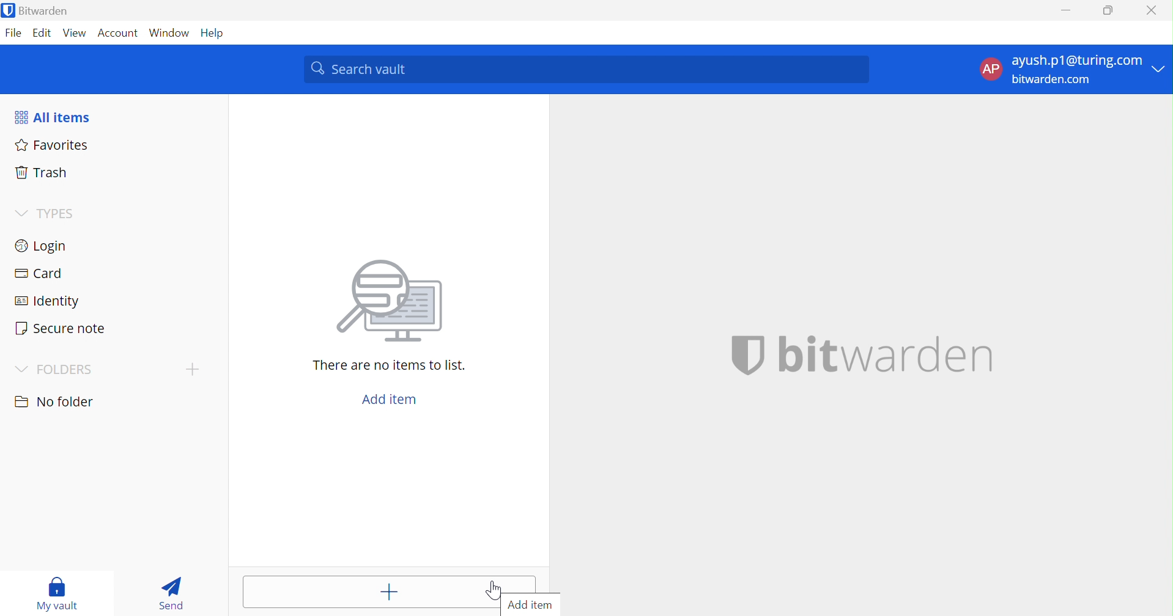 This screenshot has height=616, width=1173. Describe the element at coordinates (58, 213) in the screenshot. I see `TYPES` at that location.